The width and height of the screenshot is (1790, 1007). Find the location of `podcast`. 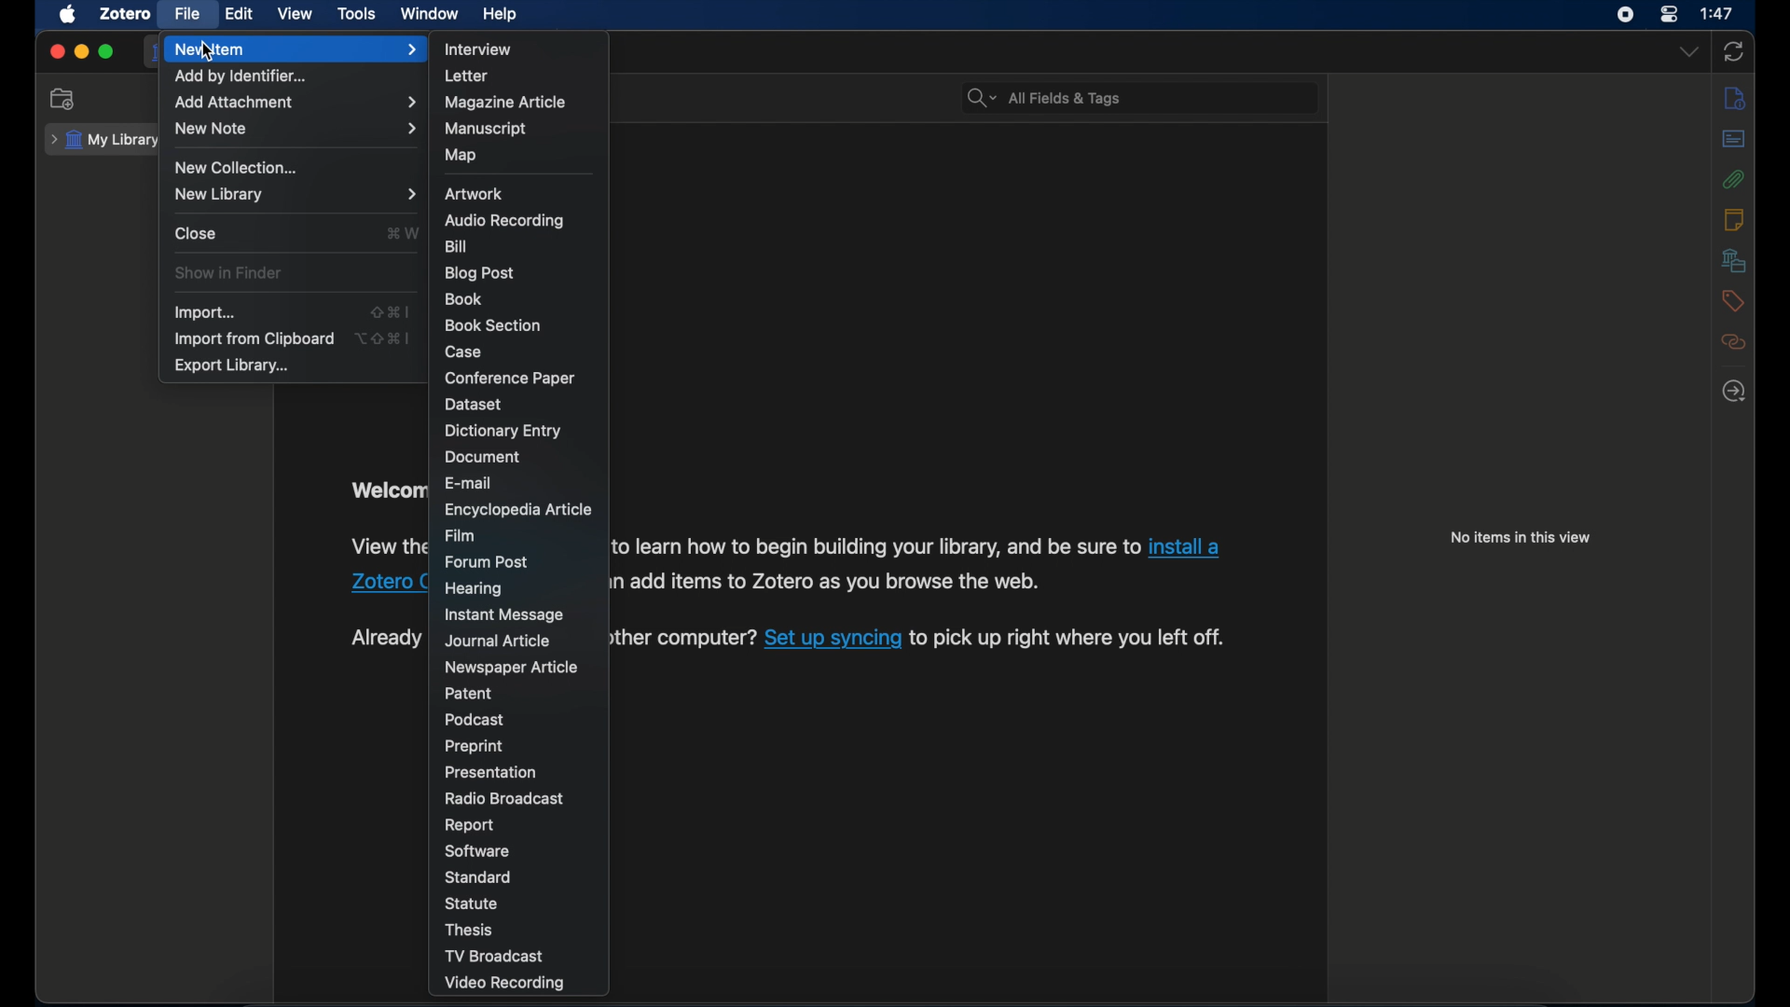

podcast is located at coordinates (476, 720).